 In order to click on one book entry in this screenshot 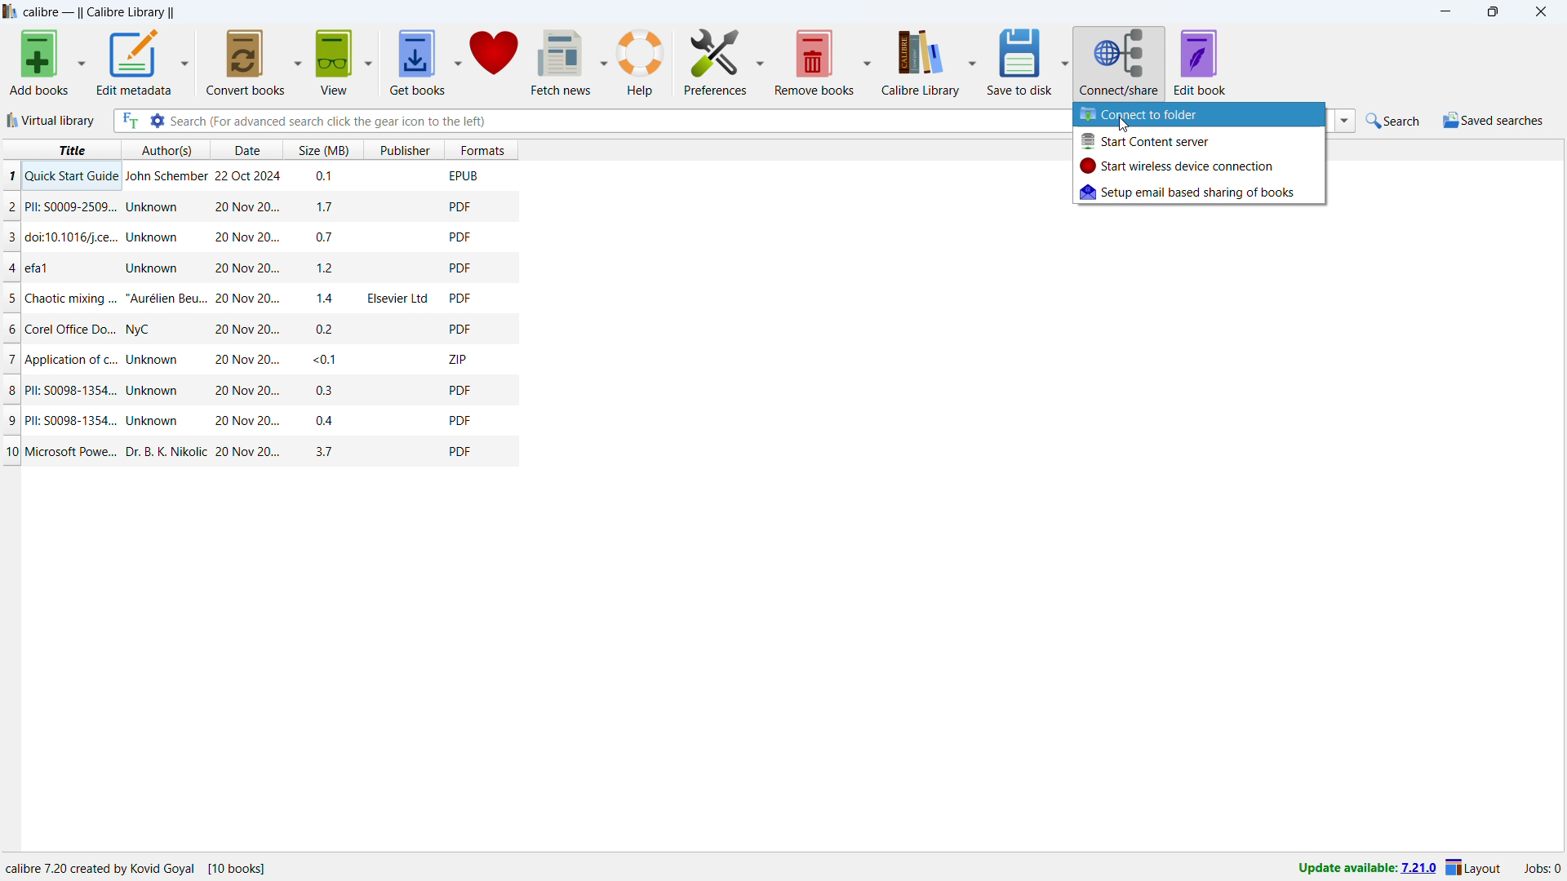, I will do `click(253, 178)`.